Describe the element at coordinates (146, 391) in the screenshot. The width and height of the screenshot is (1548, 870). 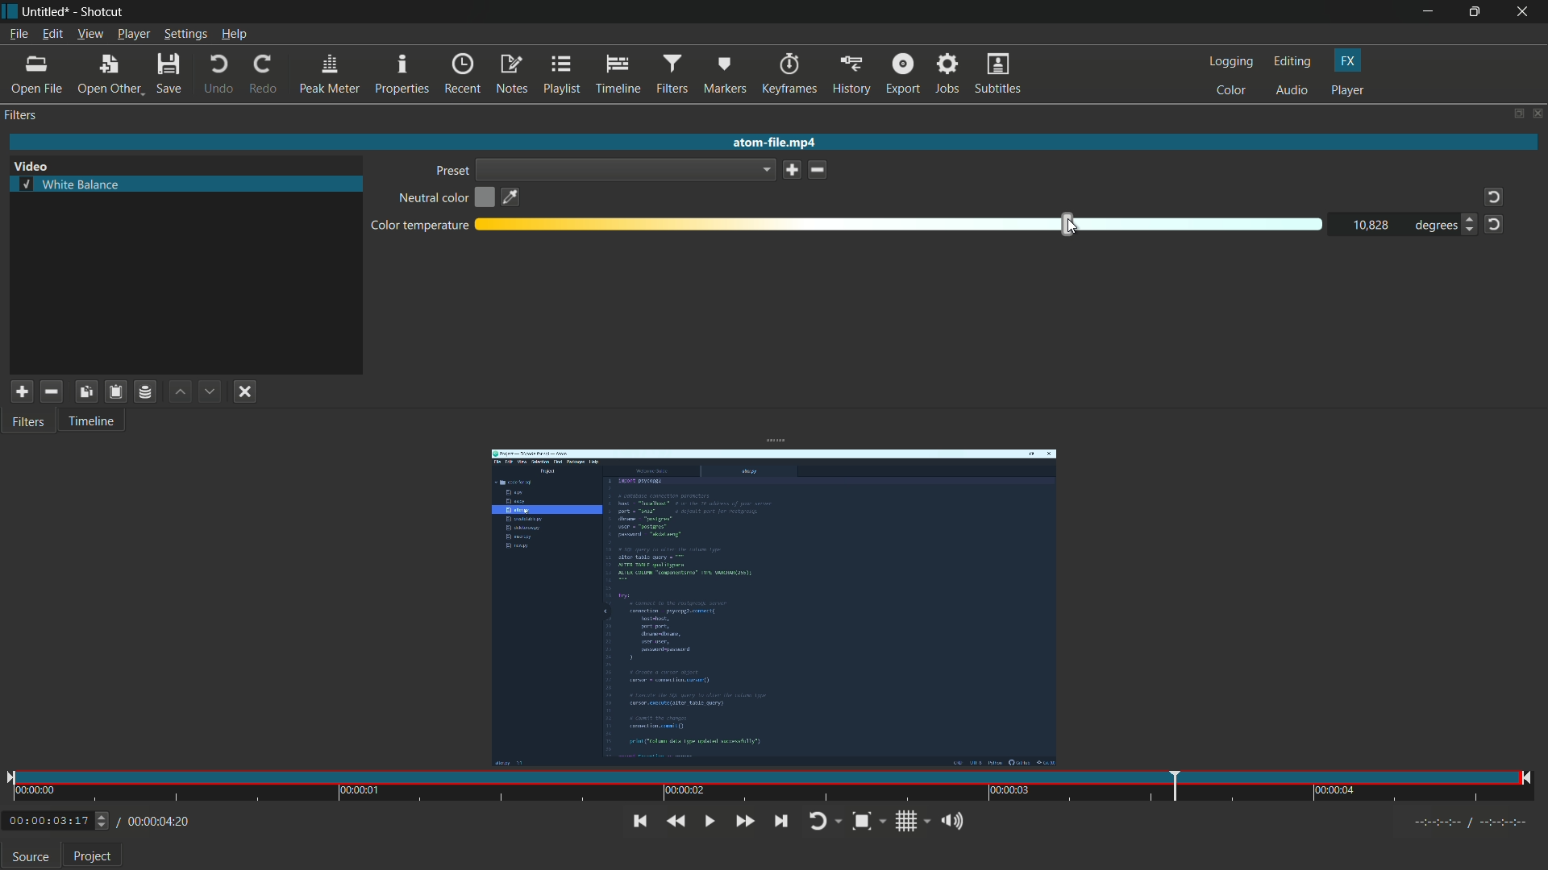
I see `save filter set` at that location.